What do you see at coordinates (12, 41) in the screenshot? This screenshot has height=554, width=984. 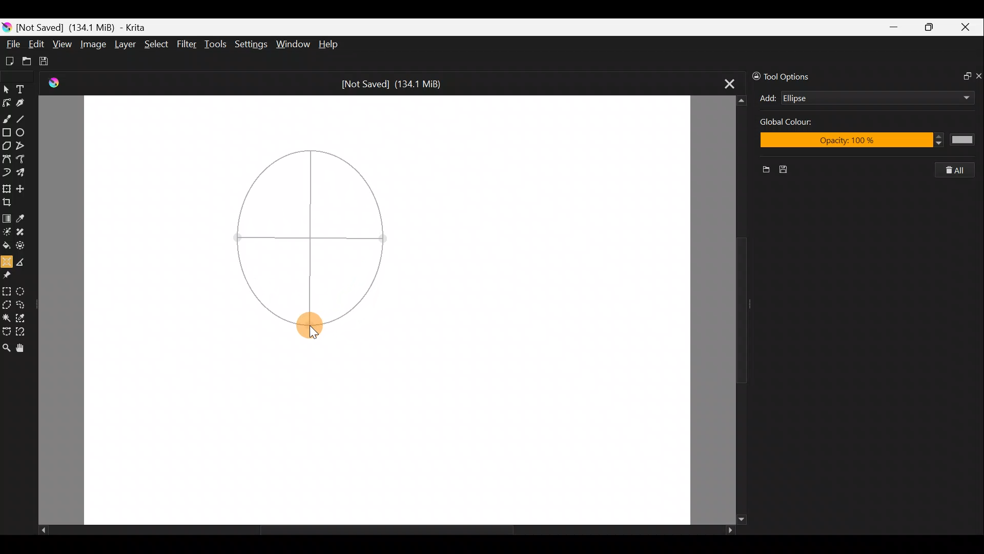 I see `File` at bounding box center [12, 41].